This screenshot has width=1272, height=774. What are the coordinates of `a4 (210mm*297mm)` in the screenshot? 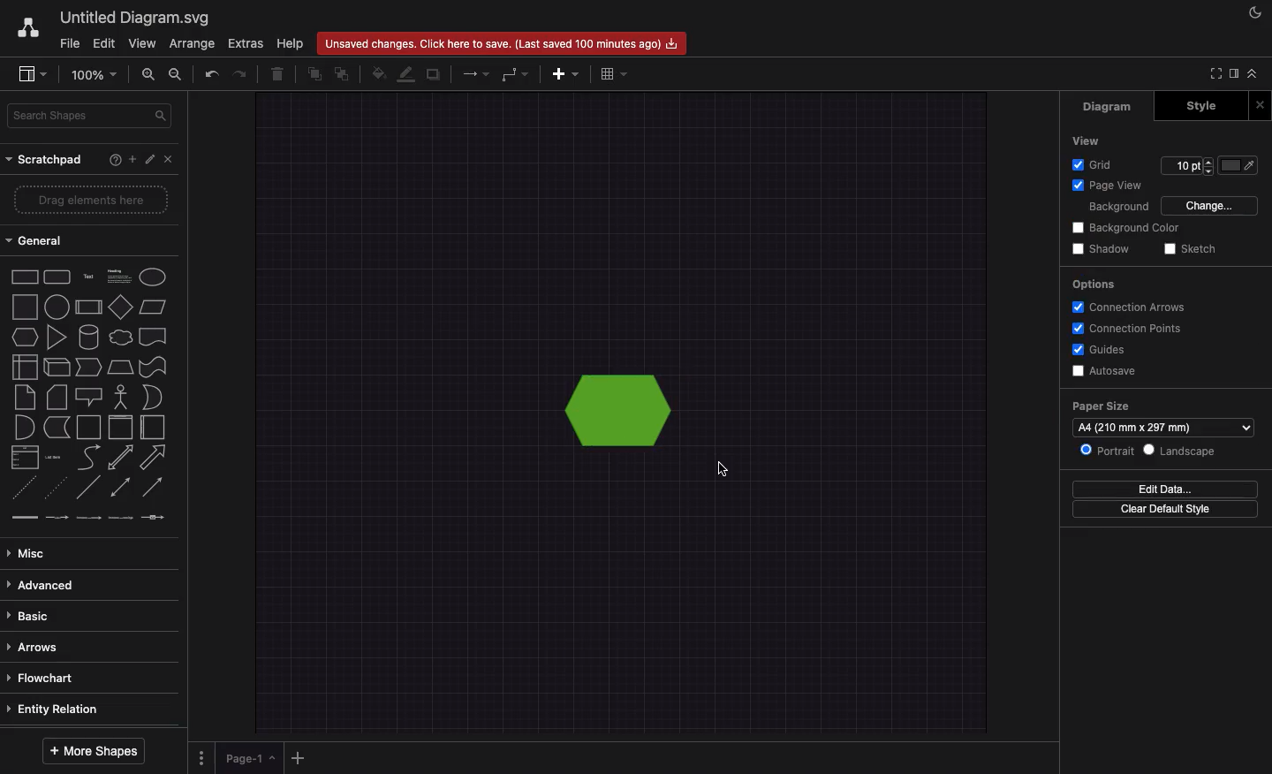 It's located at (1163, 428).